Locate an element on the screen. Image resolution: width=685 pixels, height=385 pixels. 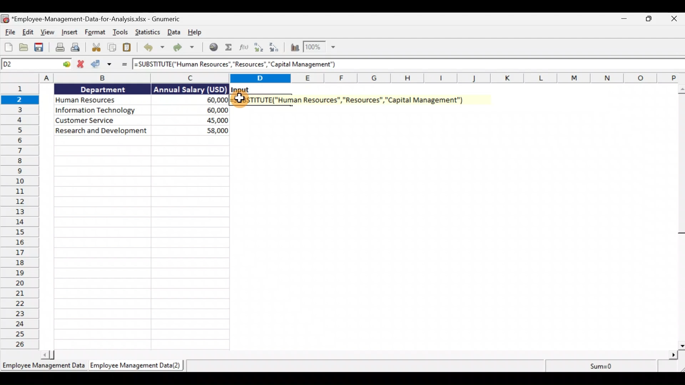
File is located at coordinates (10, 32).